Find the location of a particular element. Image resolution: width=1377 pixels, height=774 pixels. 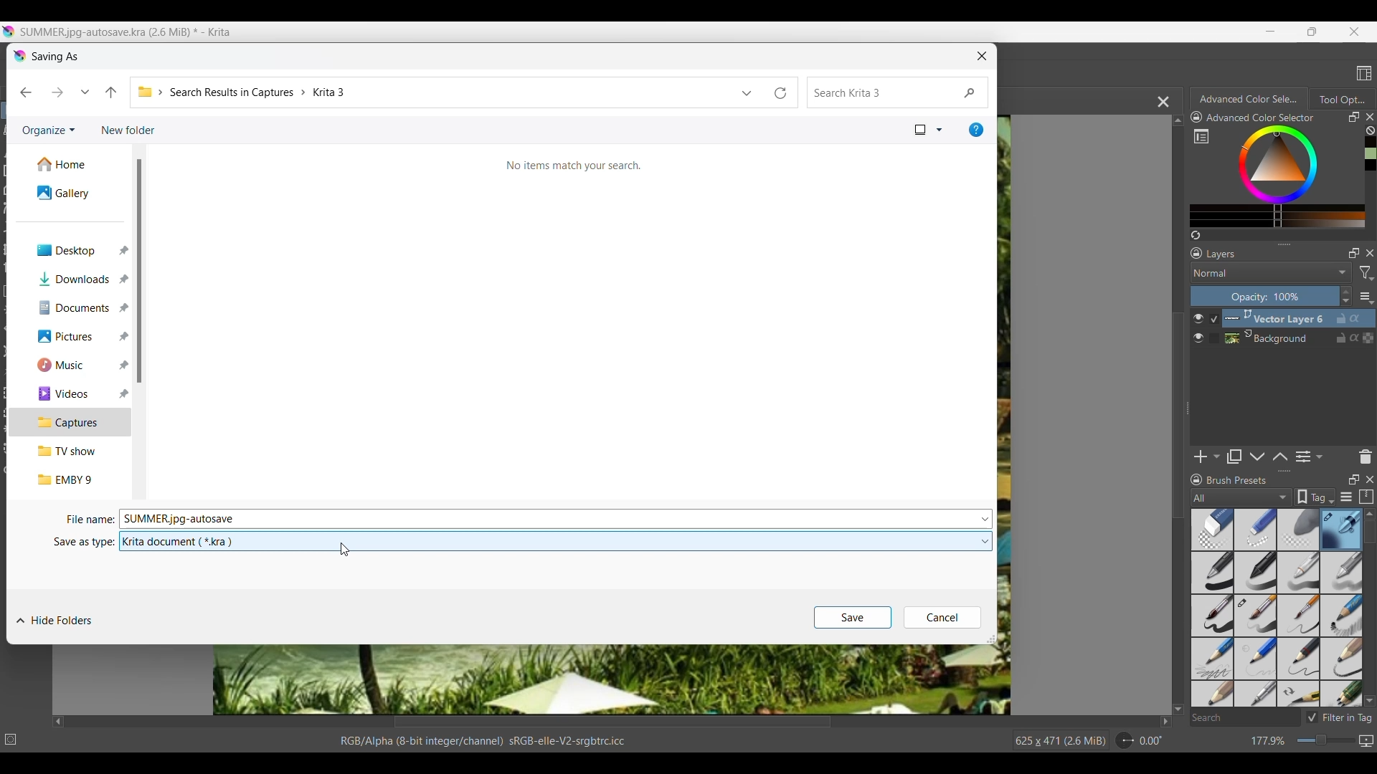

Dial to change rotation is located at coordinates (1125, 741).